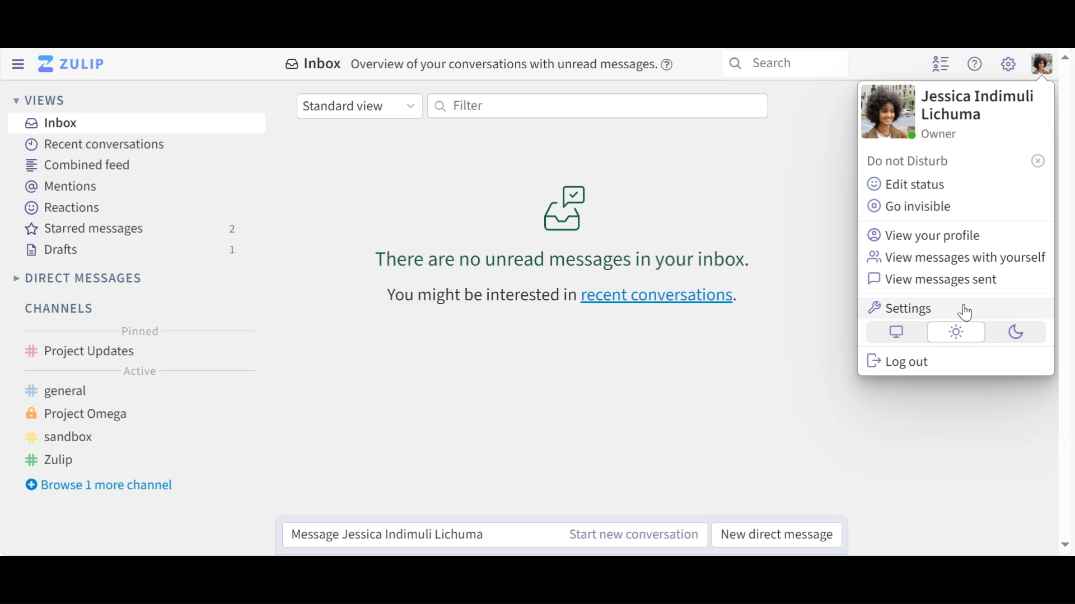  What do you see at coordinates (573, 300) in the screenshot?
I see `You might be interested in recent conversations.` at bounding box center [573, 300].